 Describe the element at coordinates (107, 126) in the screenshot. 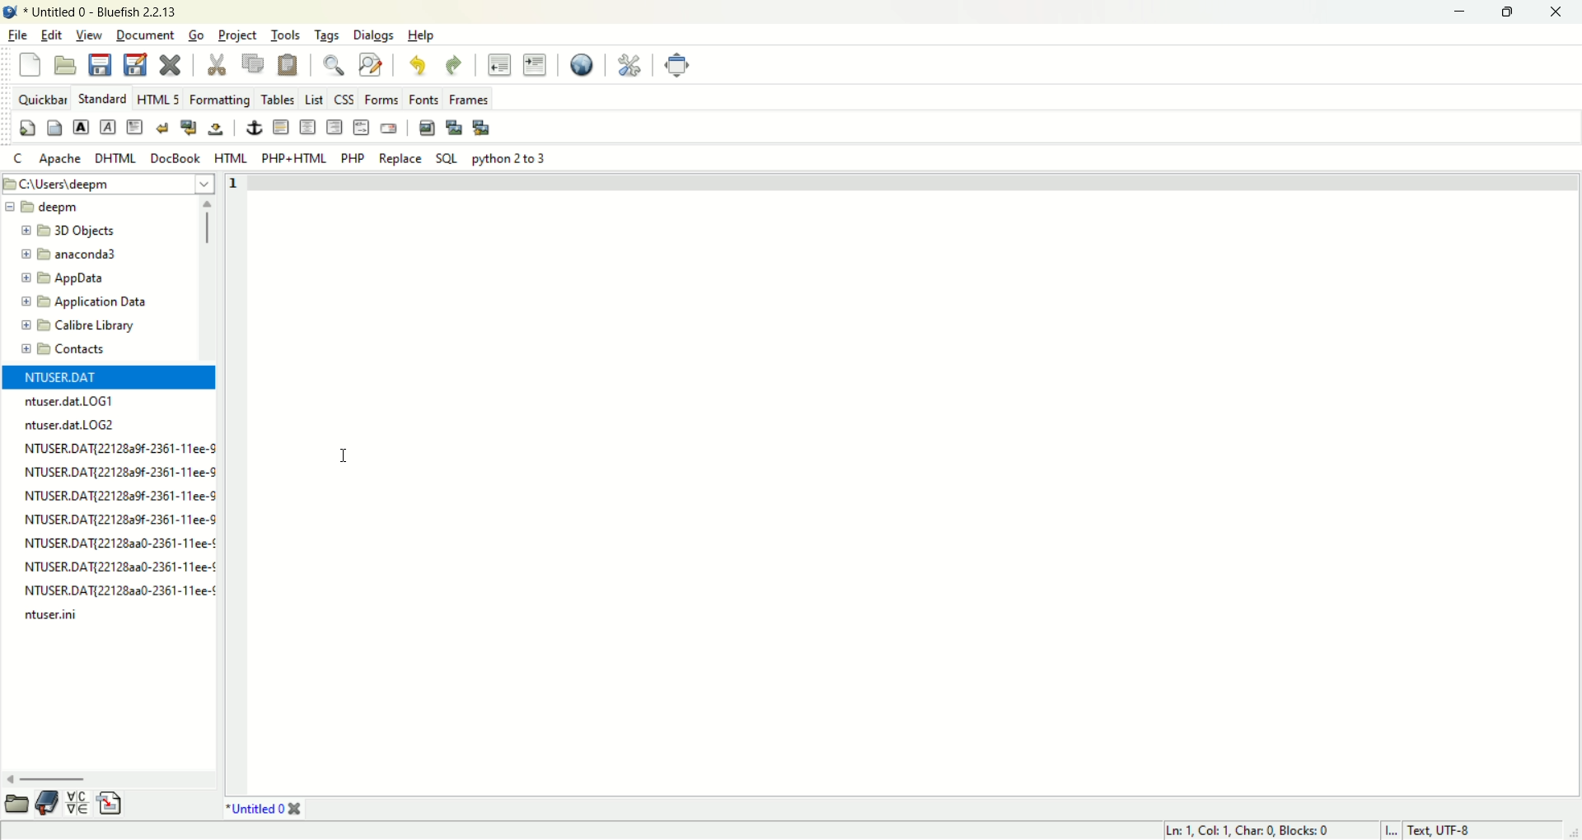

I see `emphasis` at that location.